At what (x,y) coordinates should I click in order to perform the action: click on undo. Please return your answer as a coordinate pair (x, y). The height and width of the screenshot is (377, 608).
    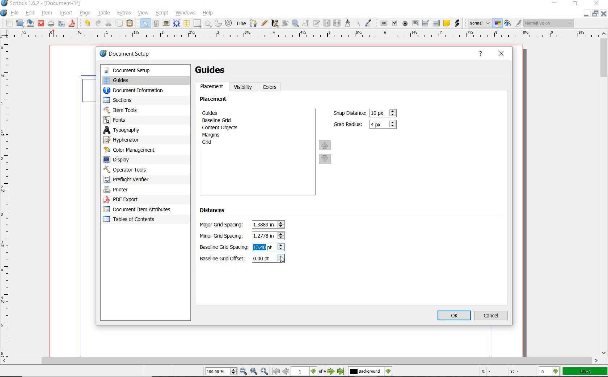
    Looking at the image, I should click on (86, 23).